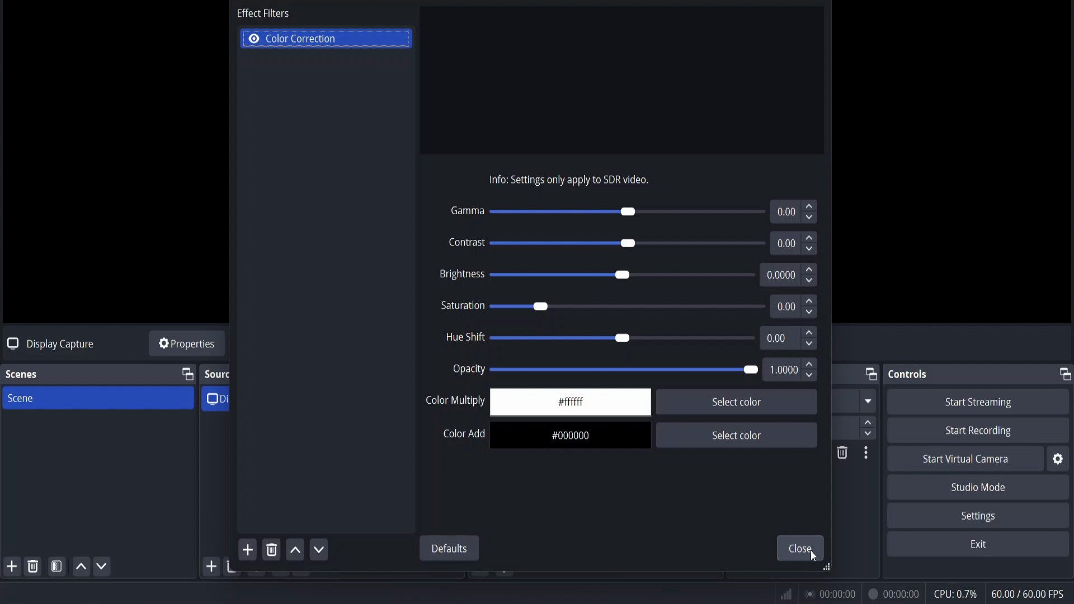 This screenshot has width=1074, height=604. Describe the element at coordinates (617, 309) in the screenshot. I see `Saturation seg 0.00 °` at that location.